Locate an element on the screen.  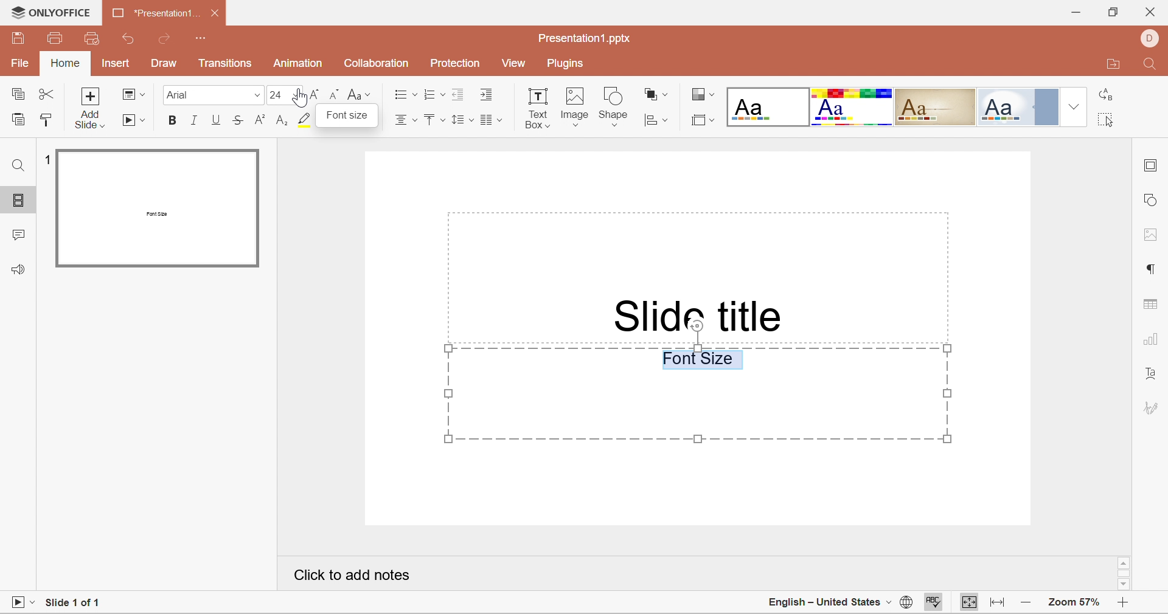
Copy style is located at coordinates (47, 122).